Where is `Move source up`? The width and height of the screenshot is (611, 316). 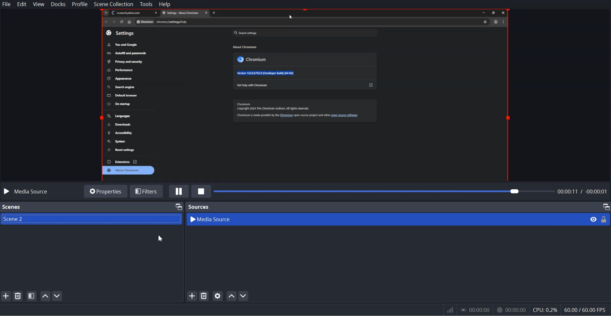 Move source up is located at coordinates (232, 296).